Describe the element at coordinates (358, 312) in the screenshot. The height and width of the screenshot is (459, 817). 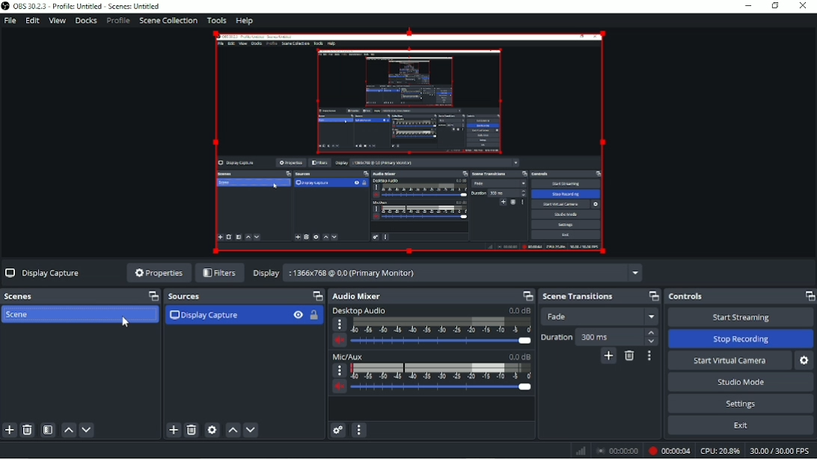
I see `Desktop Audio` at that location.